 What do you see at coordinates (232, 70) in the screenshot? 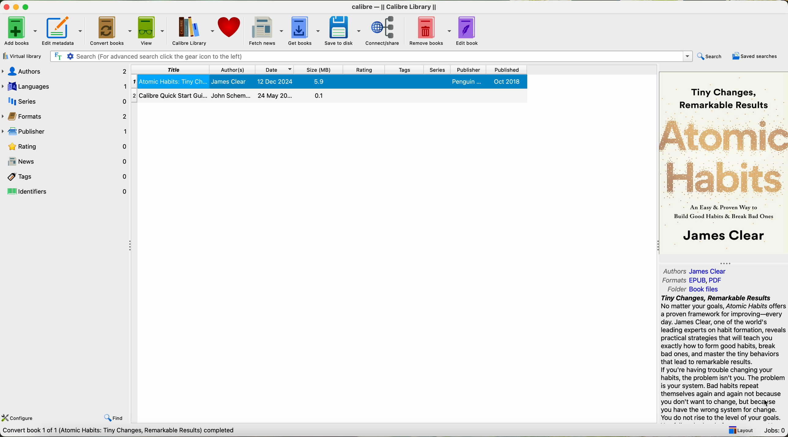
I see `authors` at bounding box center [232, 70].